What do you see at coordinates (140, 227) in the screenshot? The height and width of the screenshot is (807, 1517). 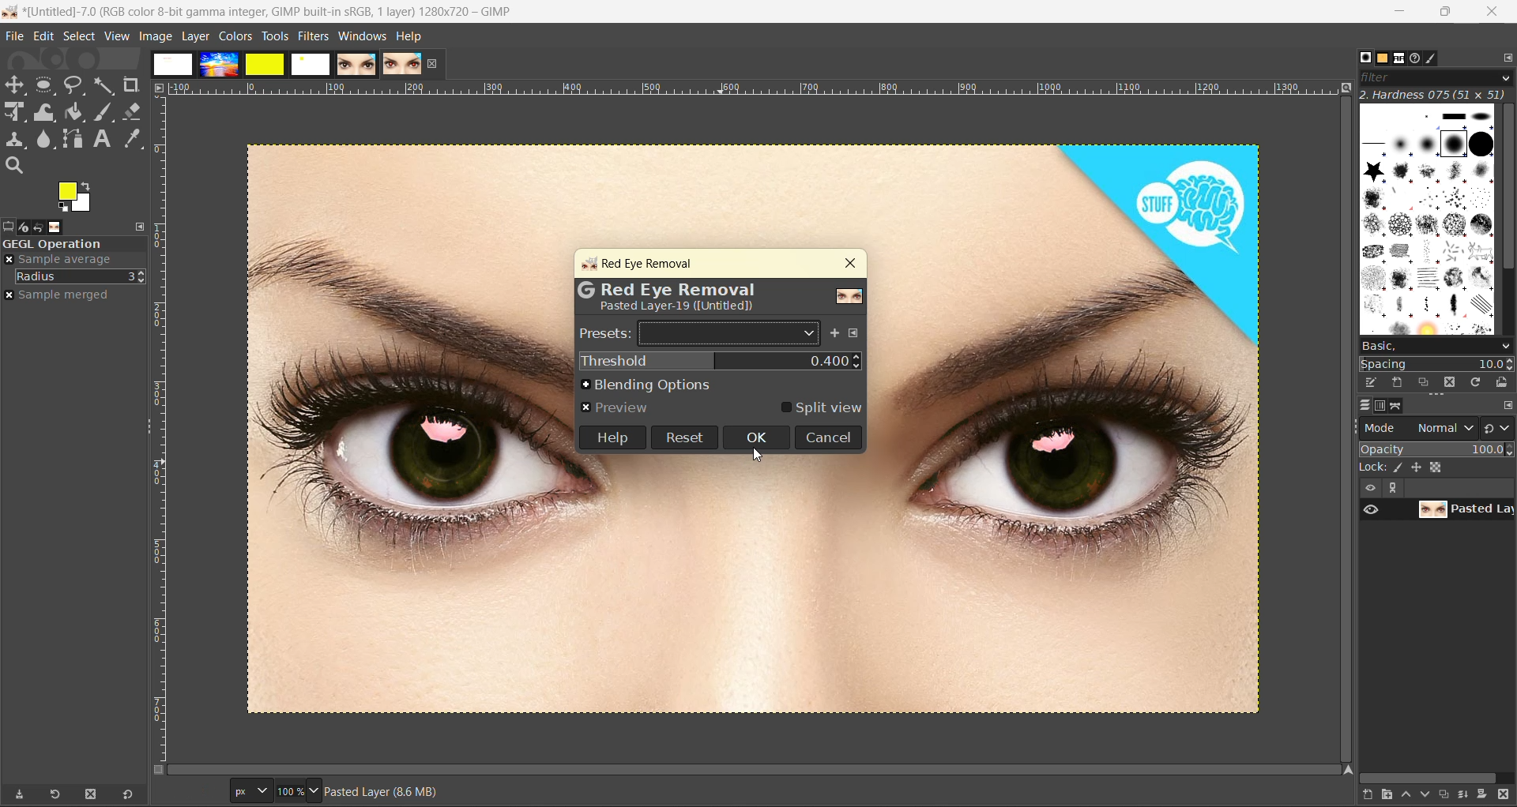 I see `configure` at bounding box center [140, 227].